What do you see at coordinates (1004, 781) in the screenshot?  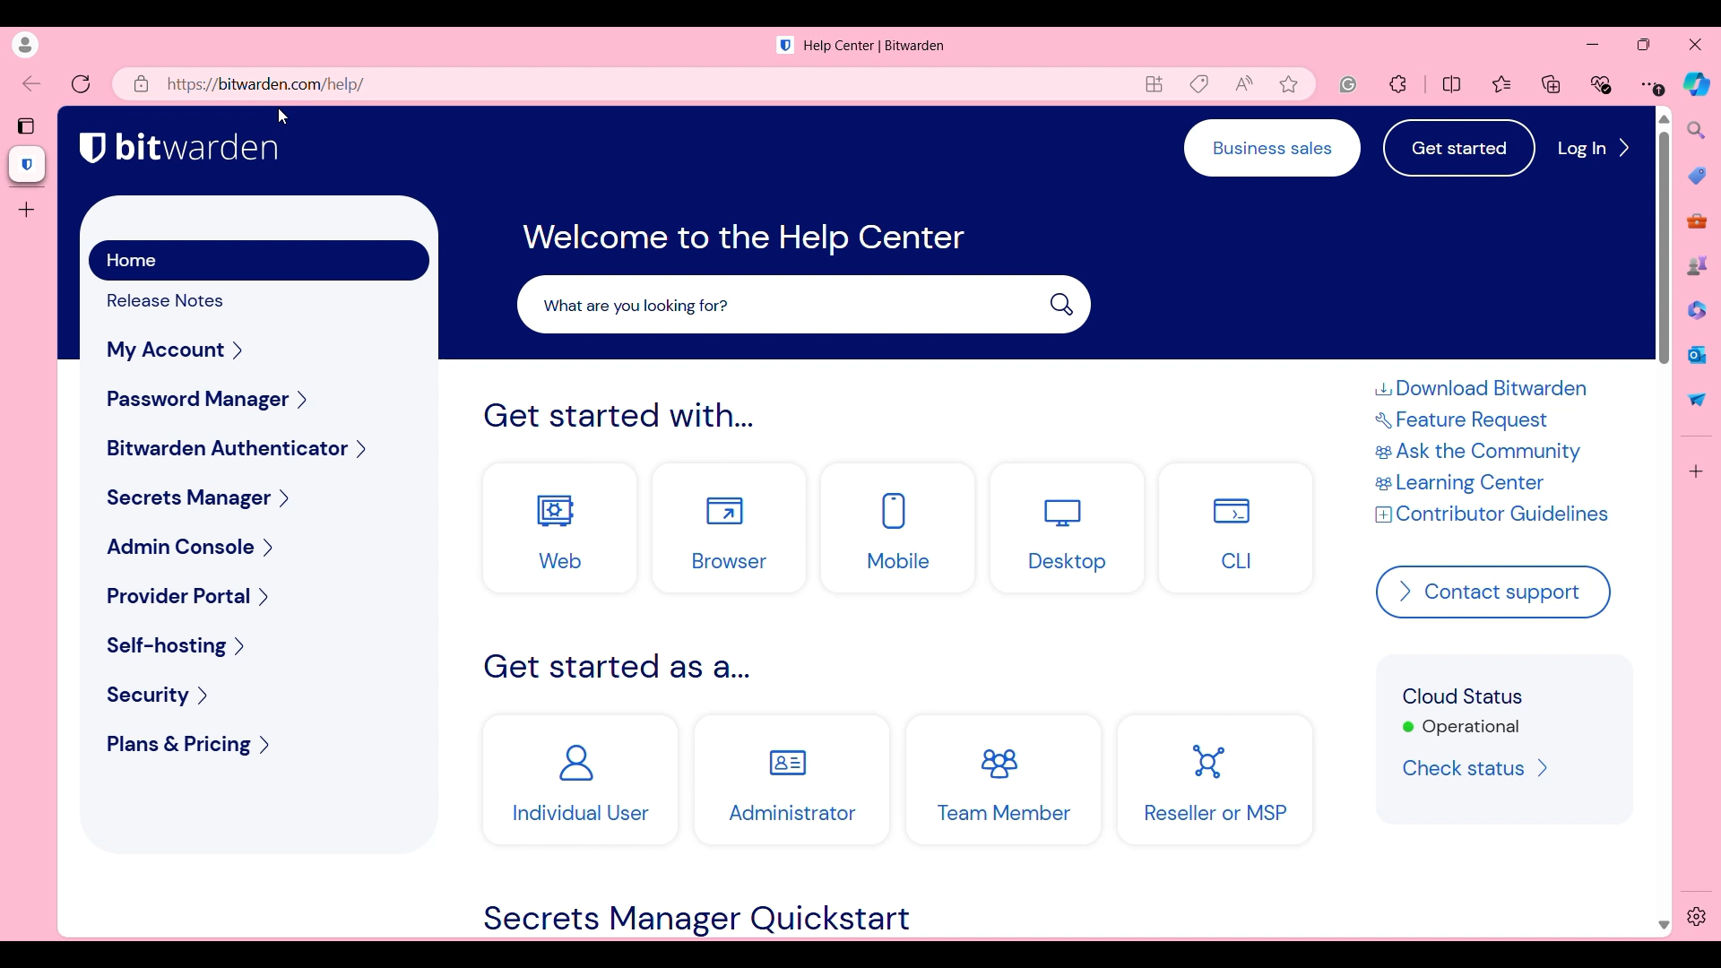 I see `Team Member` at bounding box center [1004, 781].